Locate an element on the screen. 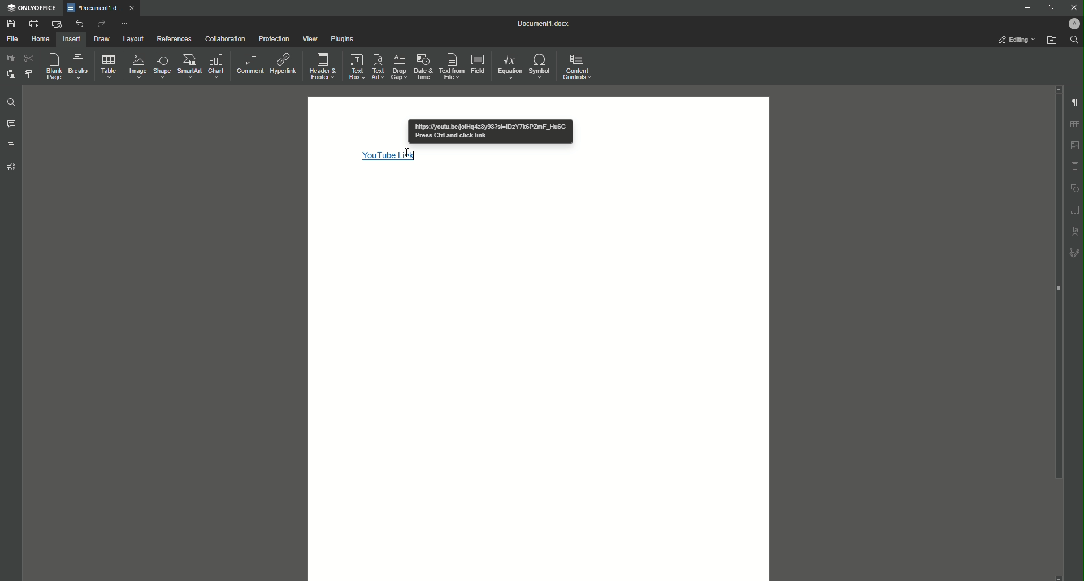 This screenshot has height=581, width=1084. Chart is located at coordinates (215, 67).